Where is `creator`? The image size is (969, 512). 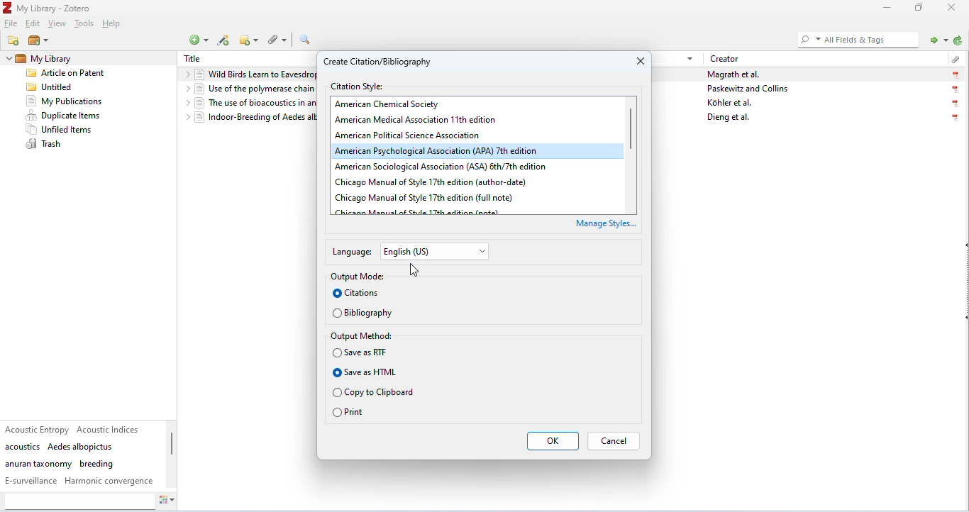 creator is located at coordinates (726, 58).